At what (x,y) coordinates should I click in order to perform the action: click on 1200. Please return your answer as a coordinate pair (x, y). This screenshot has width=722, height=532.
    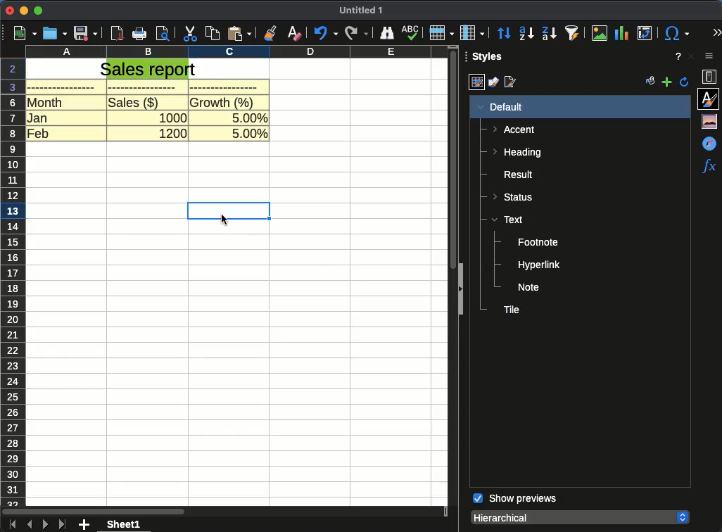
    Looking at the image, I should click on (172, 133).